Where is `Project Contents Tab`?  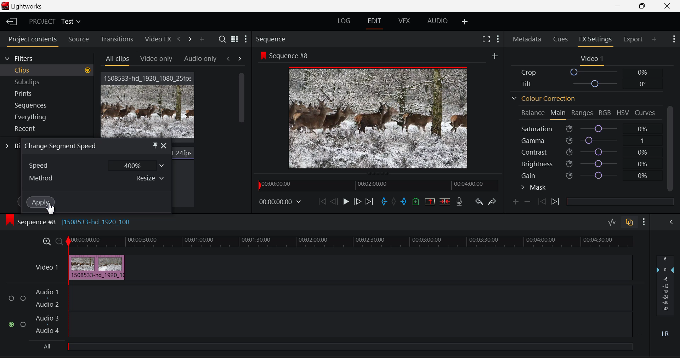 Project Contents Tab is located at coordinates (33, 40).